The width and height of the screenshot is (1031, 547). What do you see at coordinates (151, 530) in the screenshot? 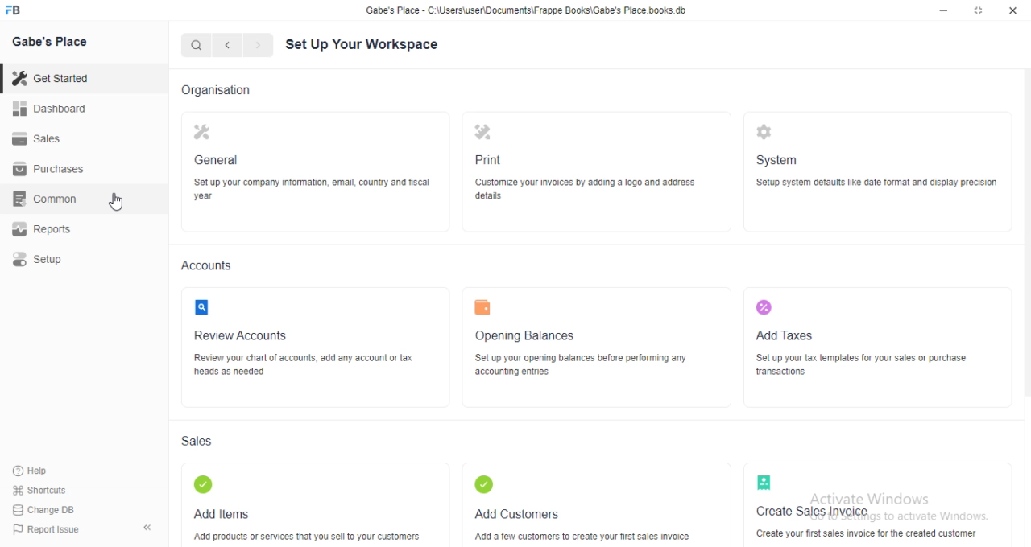
I see `collapse` at bounding box center [151, 530].